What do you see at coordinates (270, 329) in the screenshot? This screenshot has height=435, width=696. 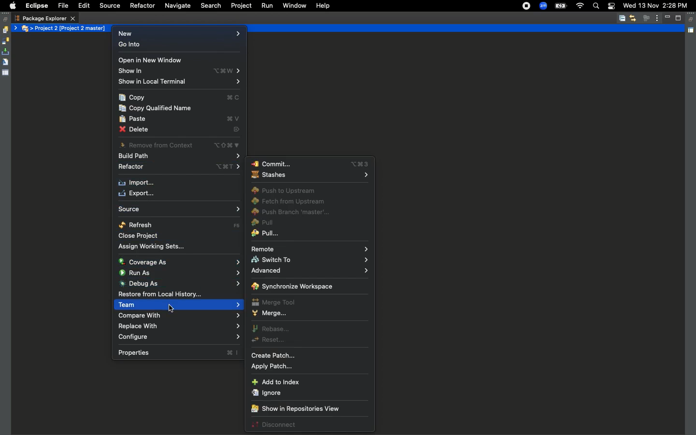 I see `Rebase` at bounding box center [270, 329].